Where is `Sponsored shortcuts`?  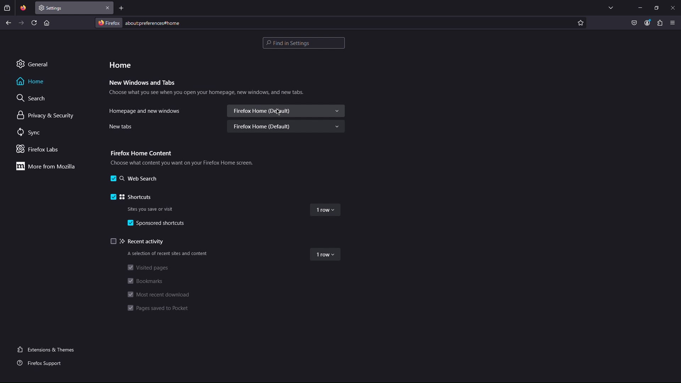
Sponsored shortcuts is located at coordinates (157, 223).